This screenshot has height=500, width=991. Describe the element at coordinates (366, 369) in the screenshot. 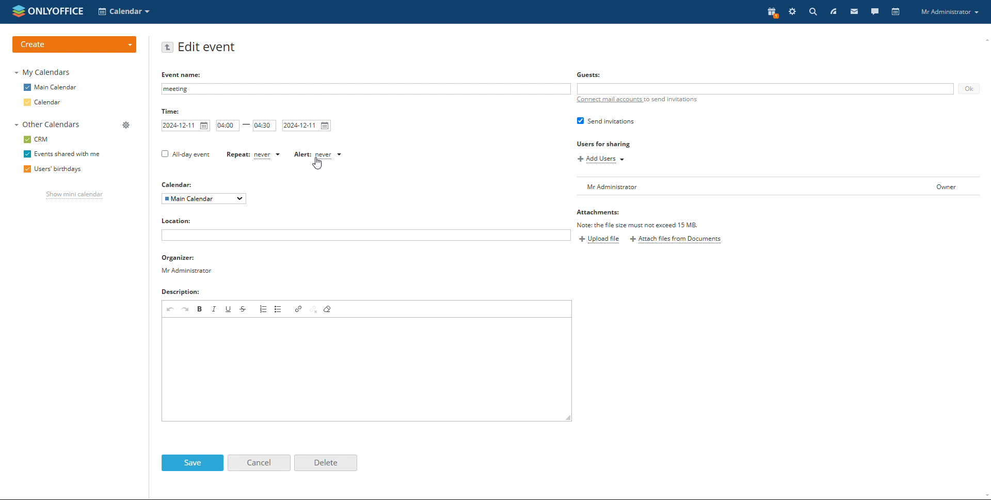

I see `add description` at that location.